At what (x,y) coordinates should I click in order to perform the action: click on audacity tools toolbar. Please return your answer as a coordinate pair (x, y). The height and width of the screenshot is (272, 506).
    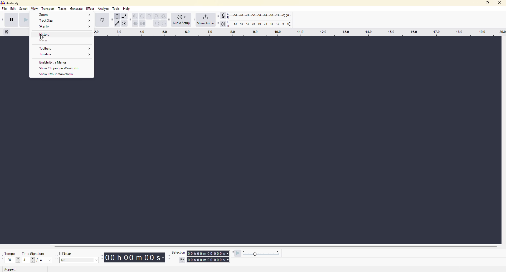
    Looking at the image, I should click on (111, 20).